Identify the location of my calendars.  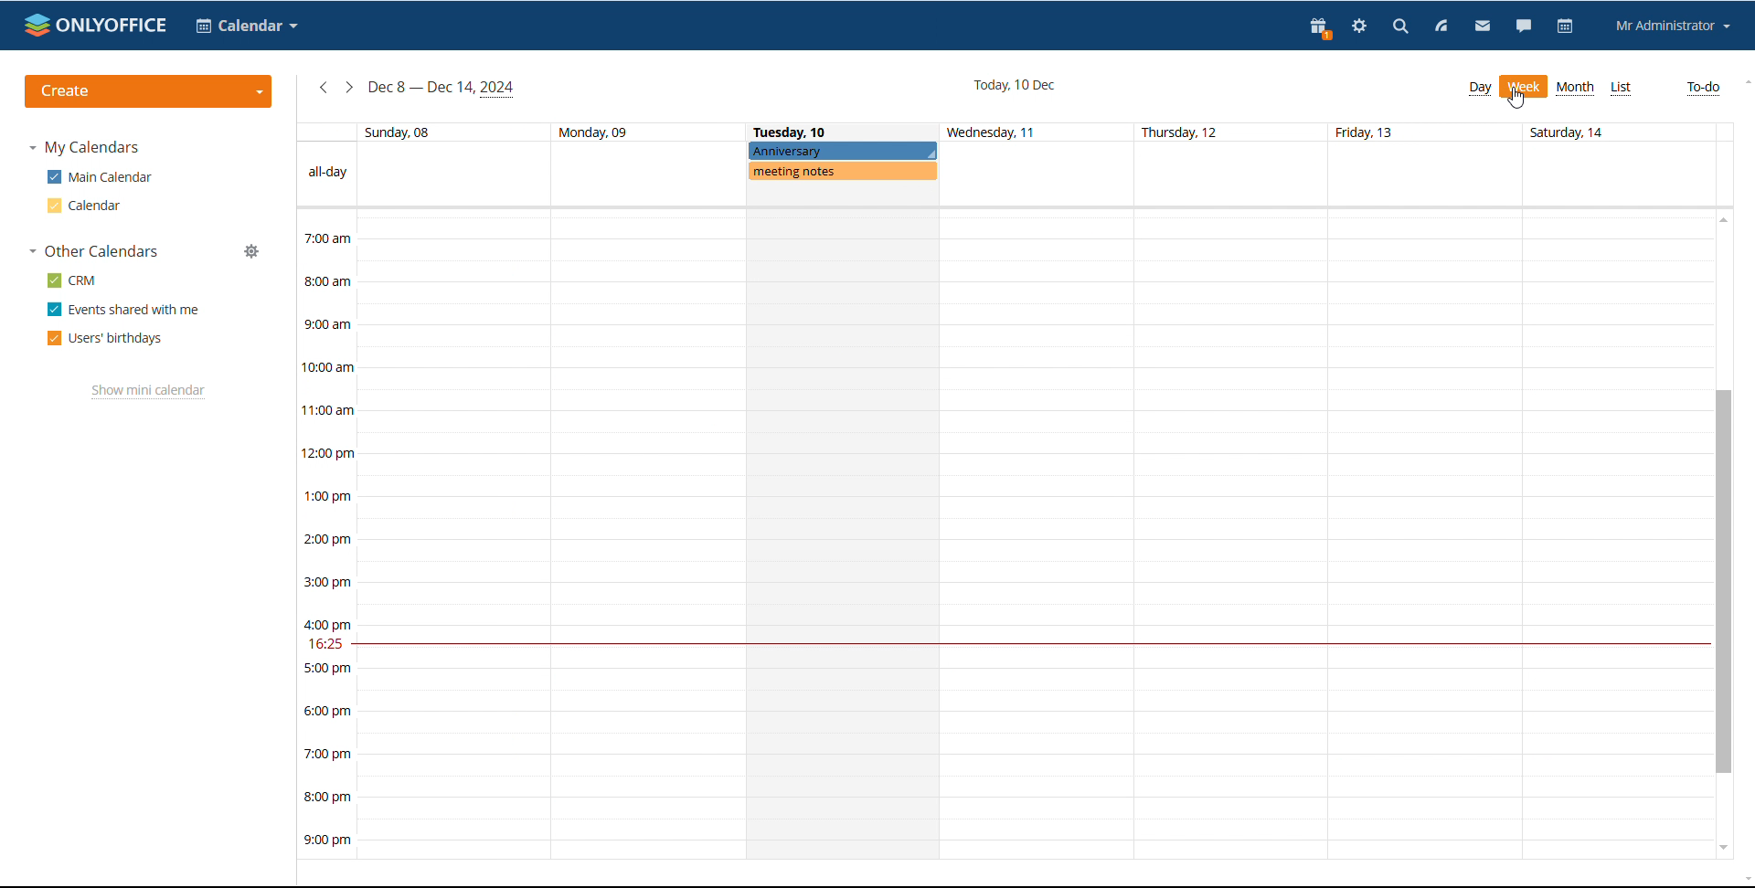
(90, 148).